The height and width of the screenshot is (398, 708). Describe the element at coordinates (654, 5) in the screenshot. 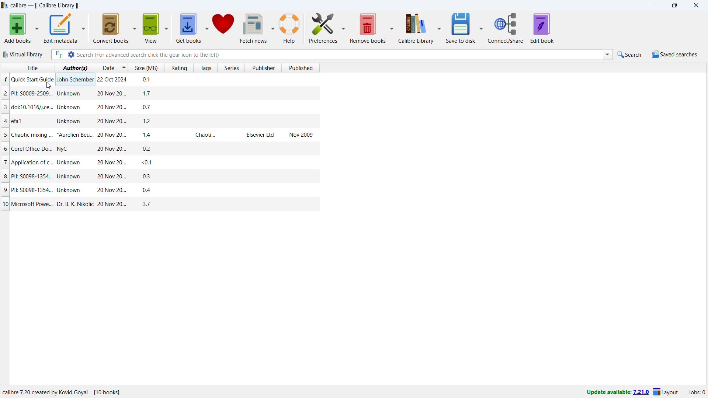

I see `minimize` at that location.